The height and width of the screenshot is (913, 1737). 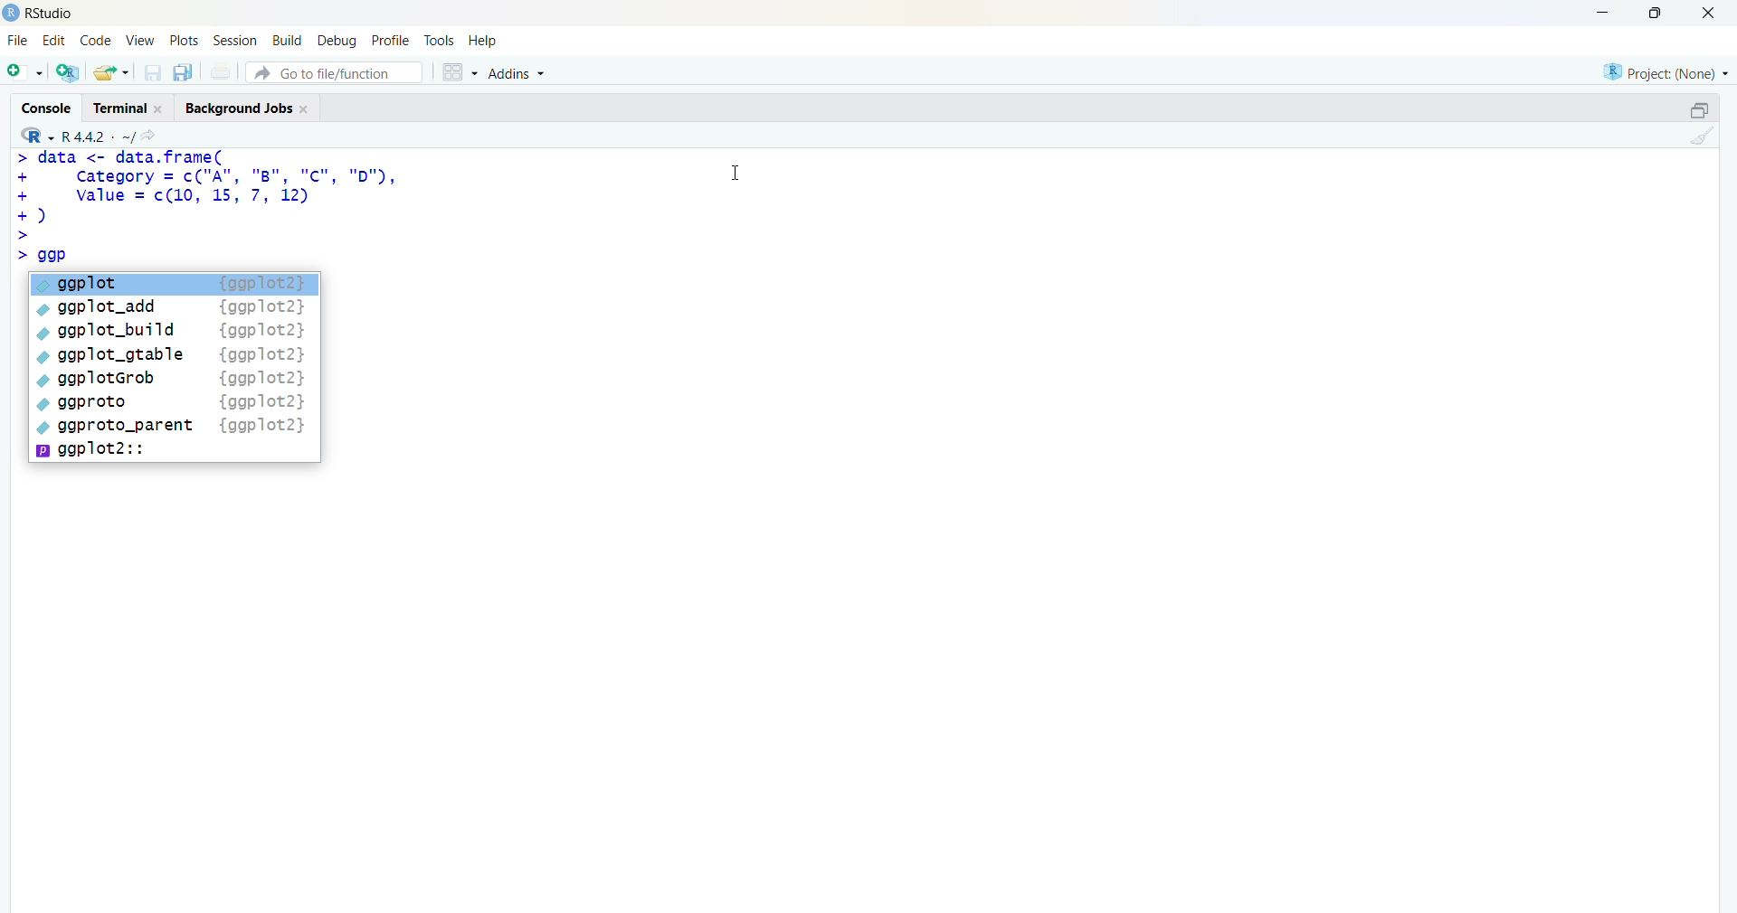 I want to click on minimize, so click(x=1609, y=13).